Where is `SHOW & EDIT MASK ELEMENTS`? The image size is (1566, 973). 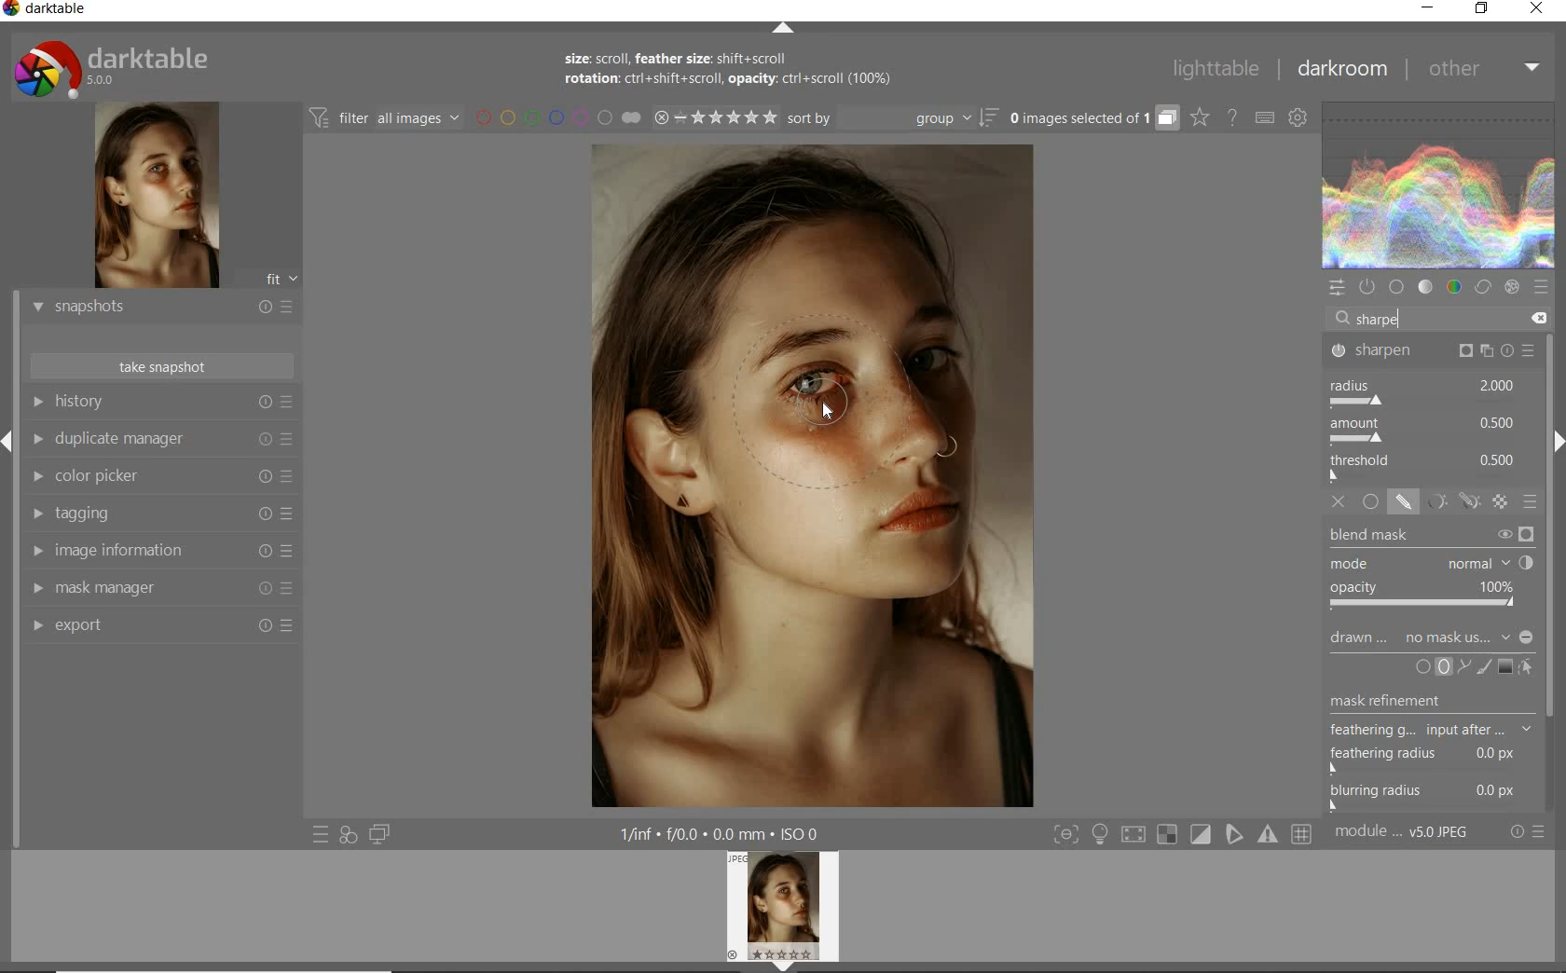
SHOW & EDIT MASK ELEMENTS is located at coordinates (1528, 667).